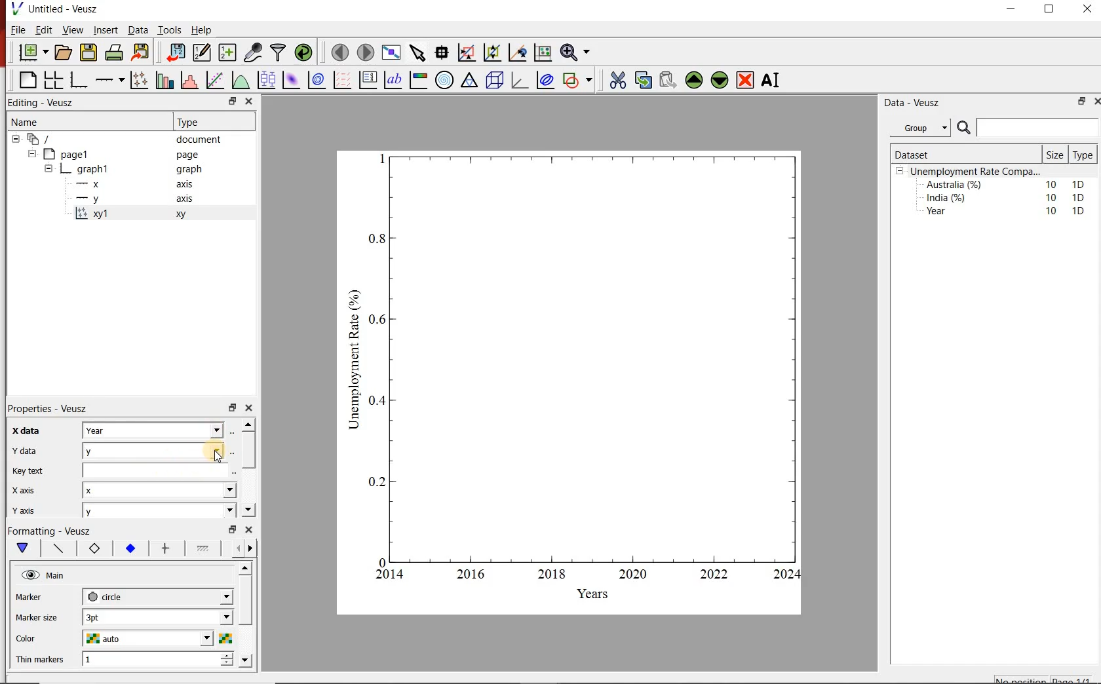  I want to click on graph1
pl graph, so click(136, 170).